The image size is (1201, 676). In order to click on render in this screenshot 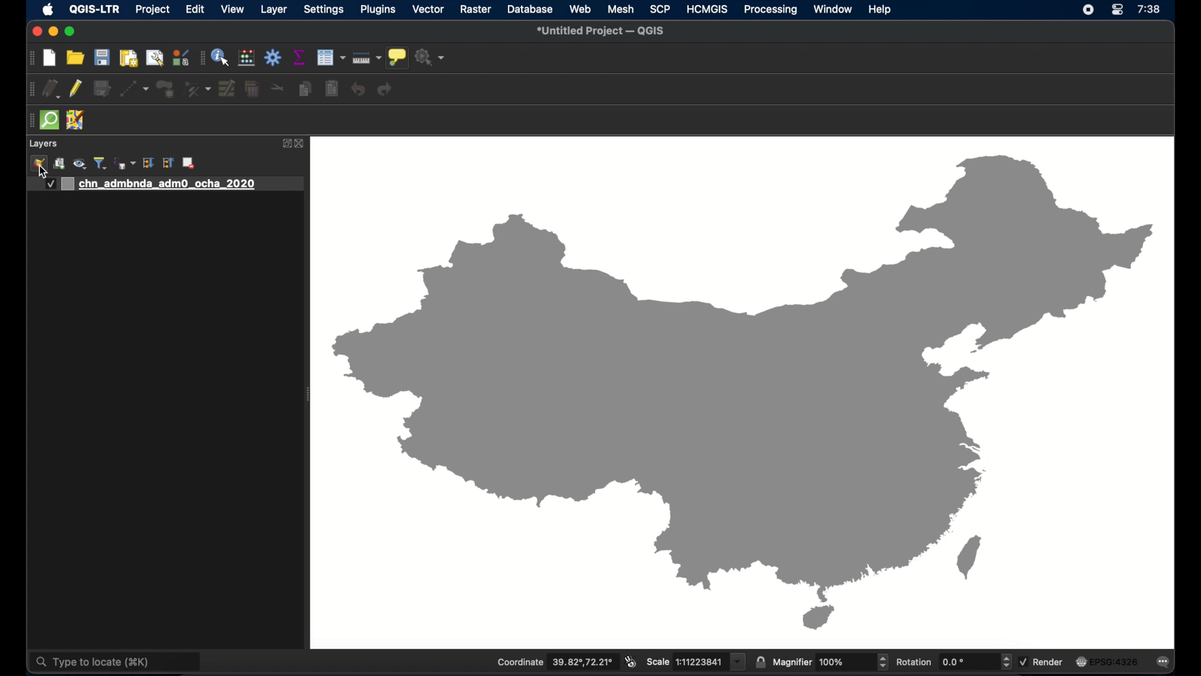, I will do `click(1041, 662)`.